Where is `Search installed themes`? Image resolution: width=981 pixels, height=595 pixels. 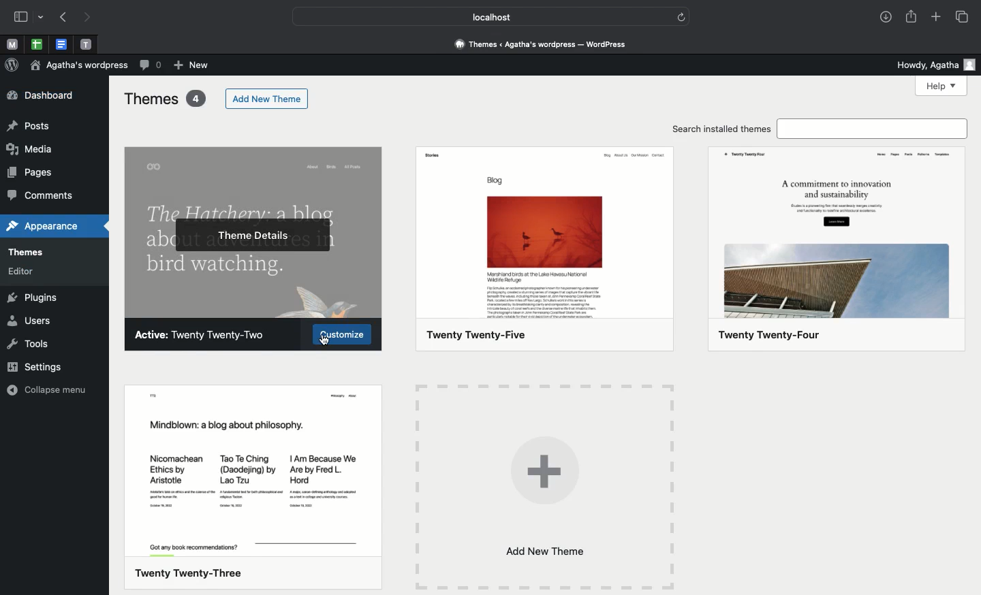 Search installed themes is located at coordinates (723, 129).